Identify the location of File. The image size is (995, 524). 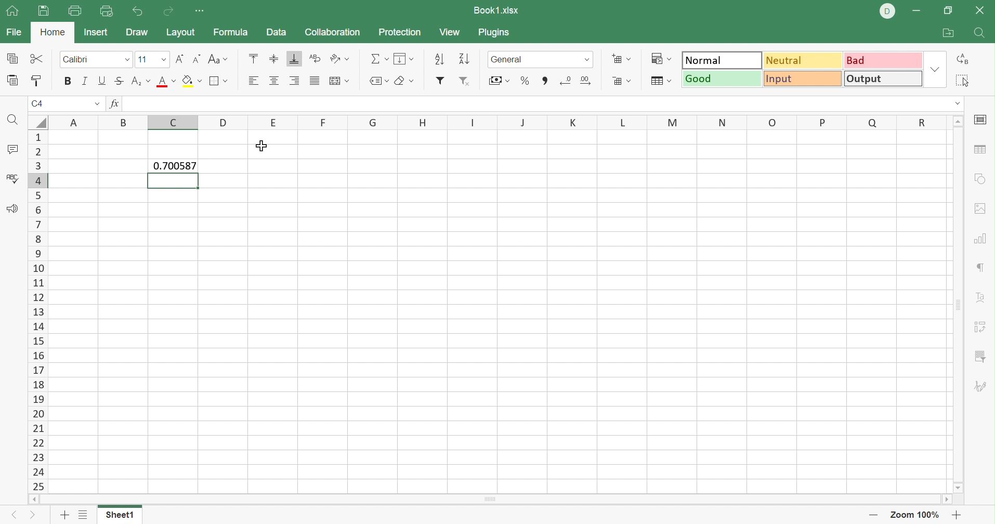
(14, 32).